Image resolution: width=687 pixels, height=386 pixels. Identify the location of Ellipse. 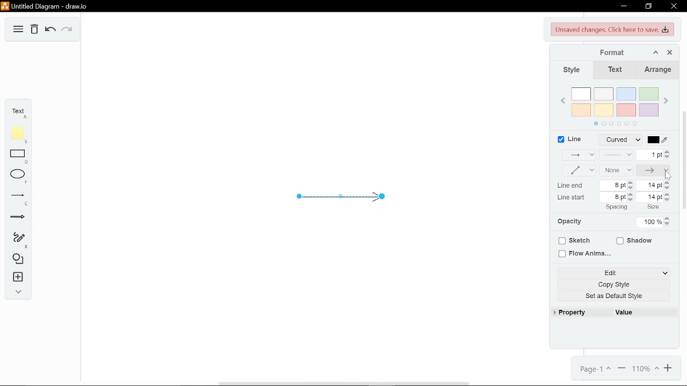
(19, 177).